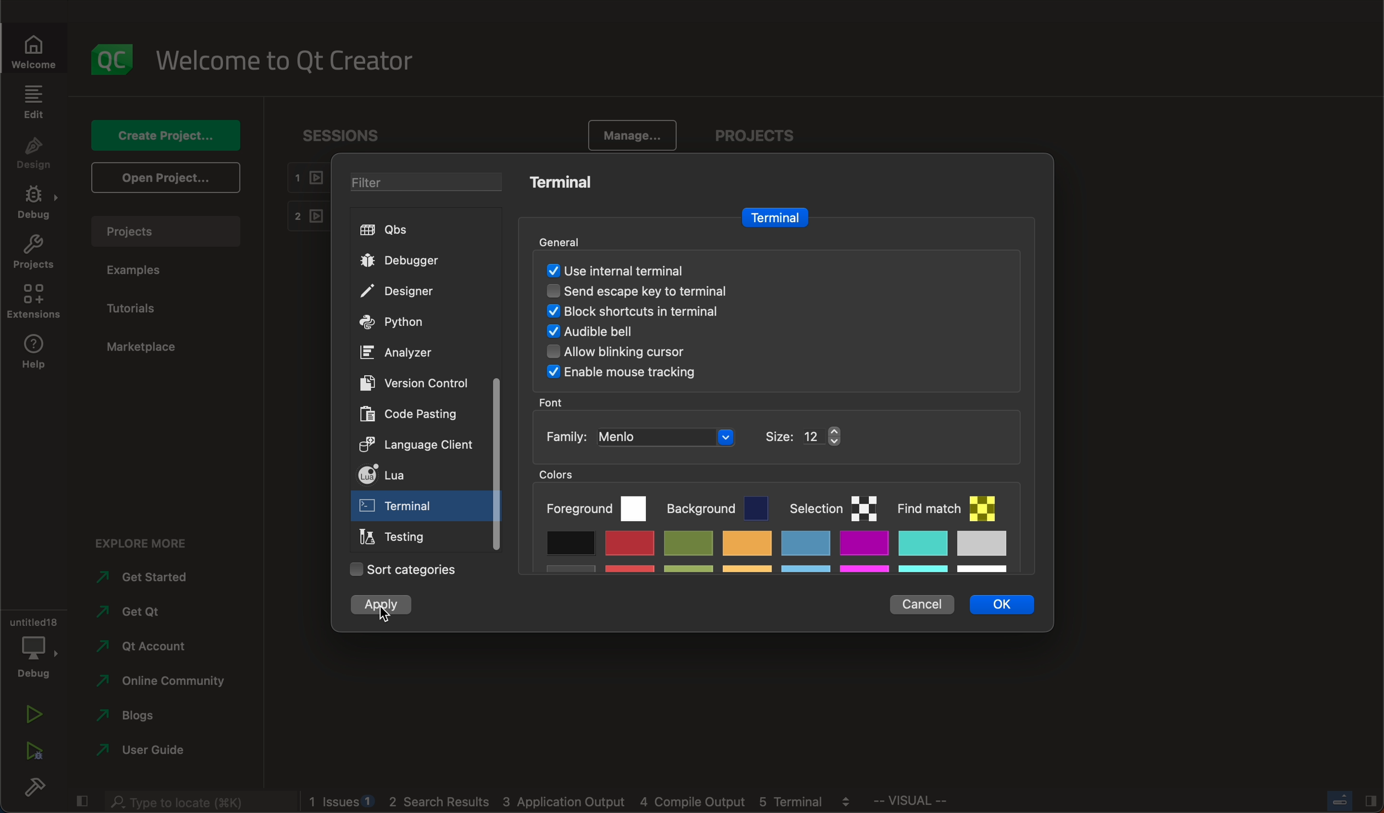  I want to click on design, so click(37, 153).